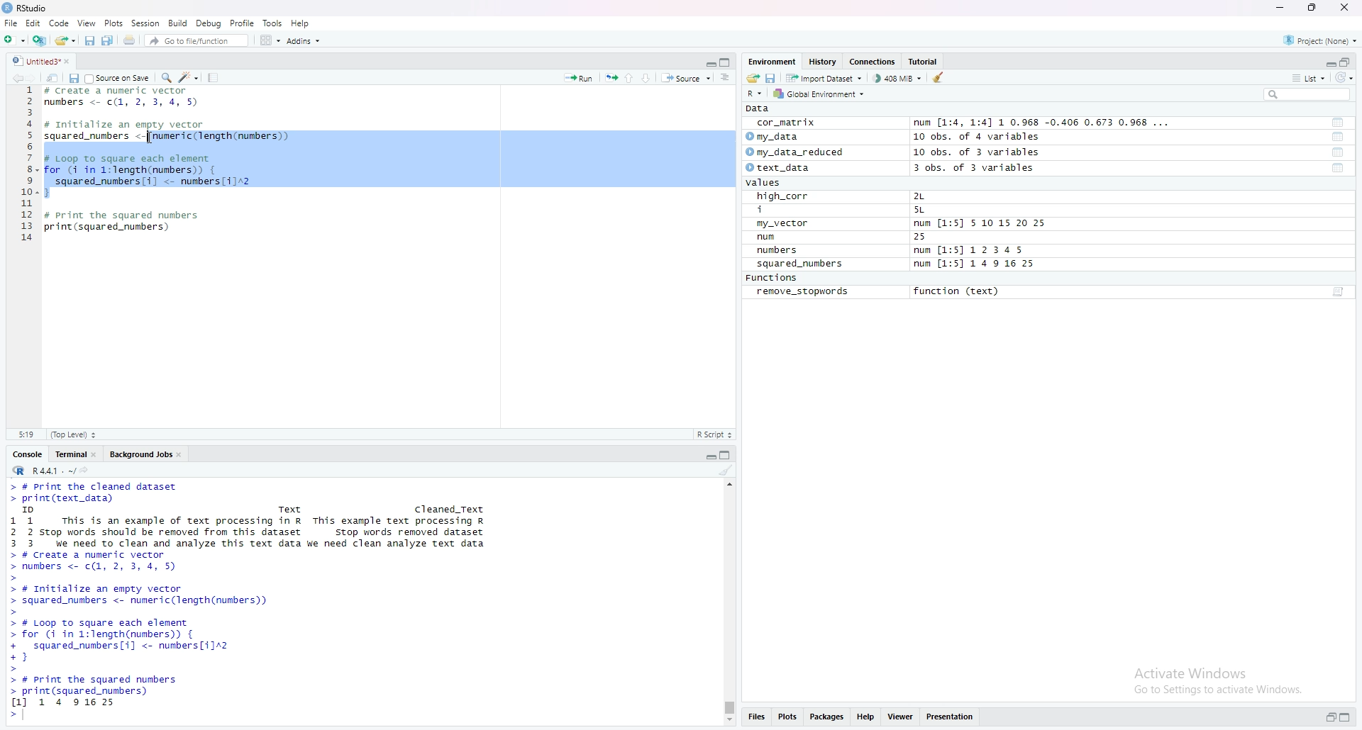 The height and width of the screenshot is (730, 1362). I want to click on # Loop to square each element

for (i in 1:length(nunbers)) {
squared_numbers(i] <- numbers [i142

}, so click(151, 174).